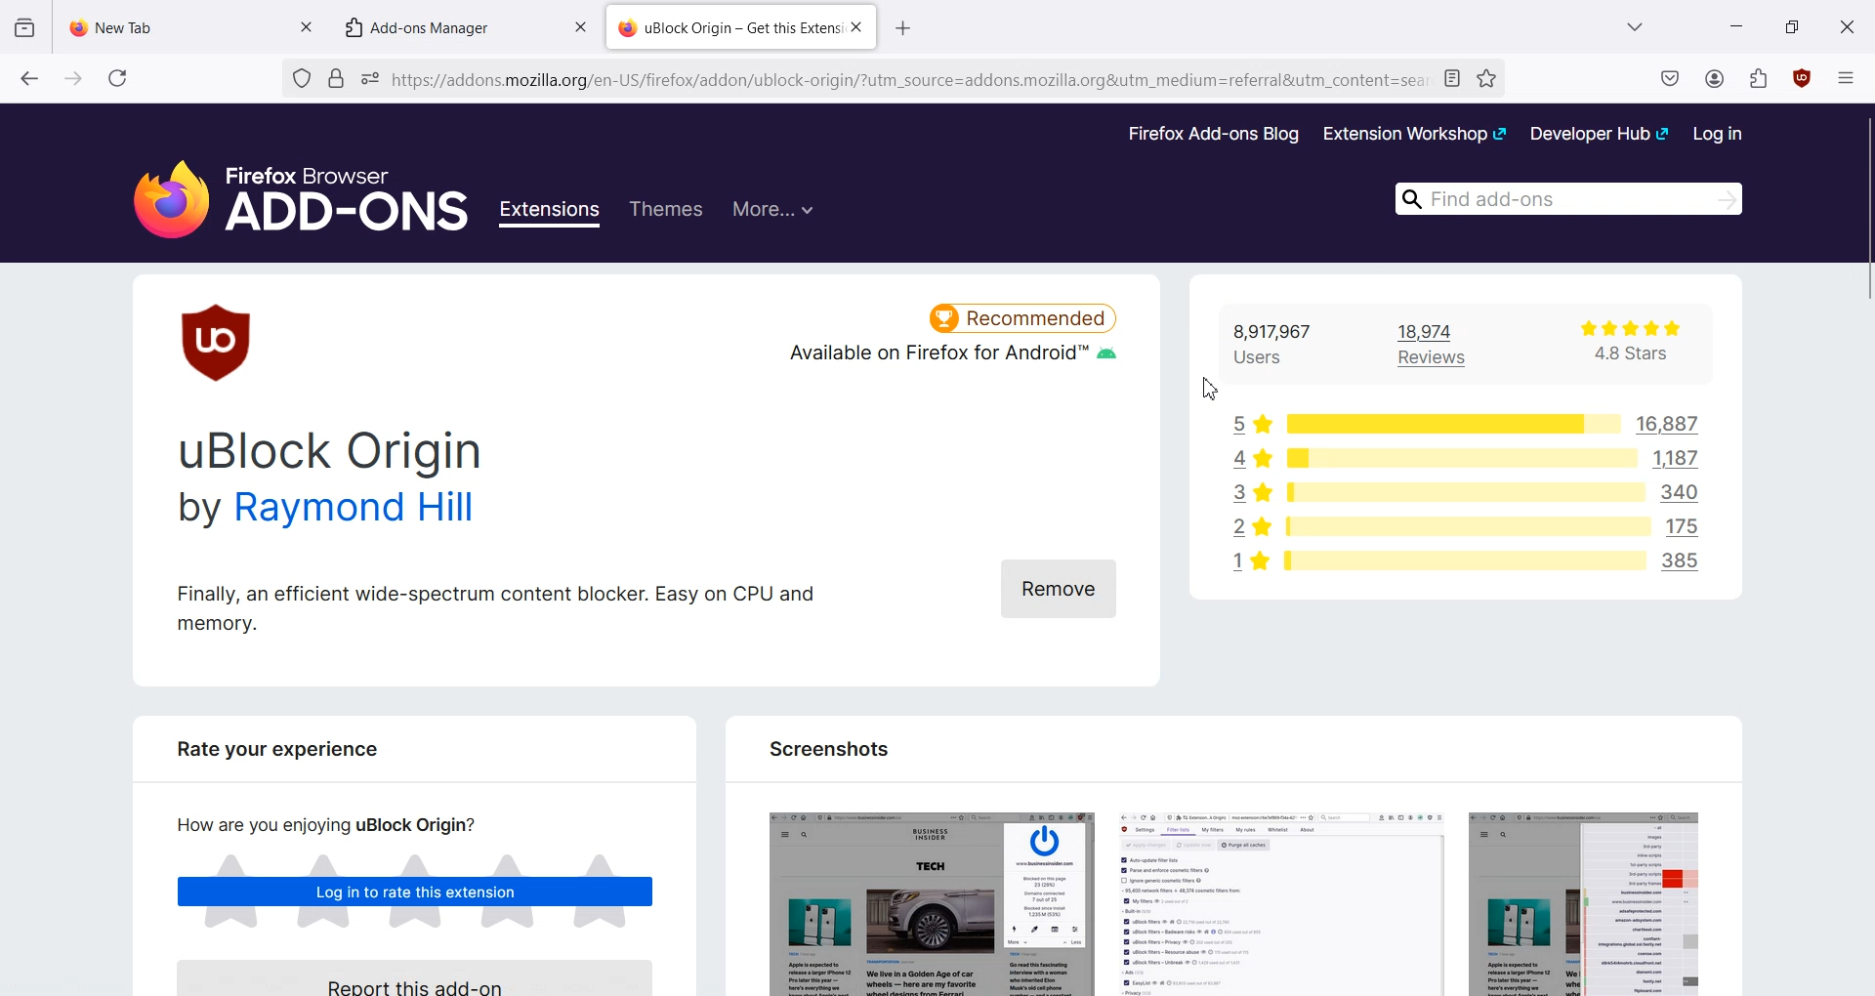 The image size is (1875, 996). Describe the element at coordinates (1863, 549) in the screenshot. I see `Vertical scroll bar` at that location.